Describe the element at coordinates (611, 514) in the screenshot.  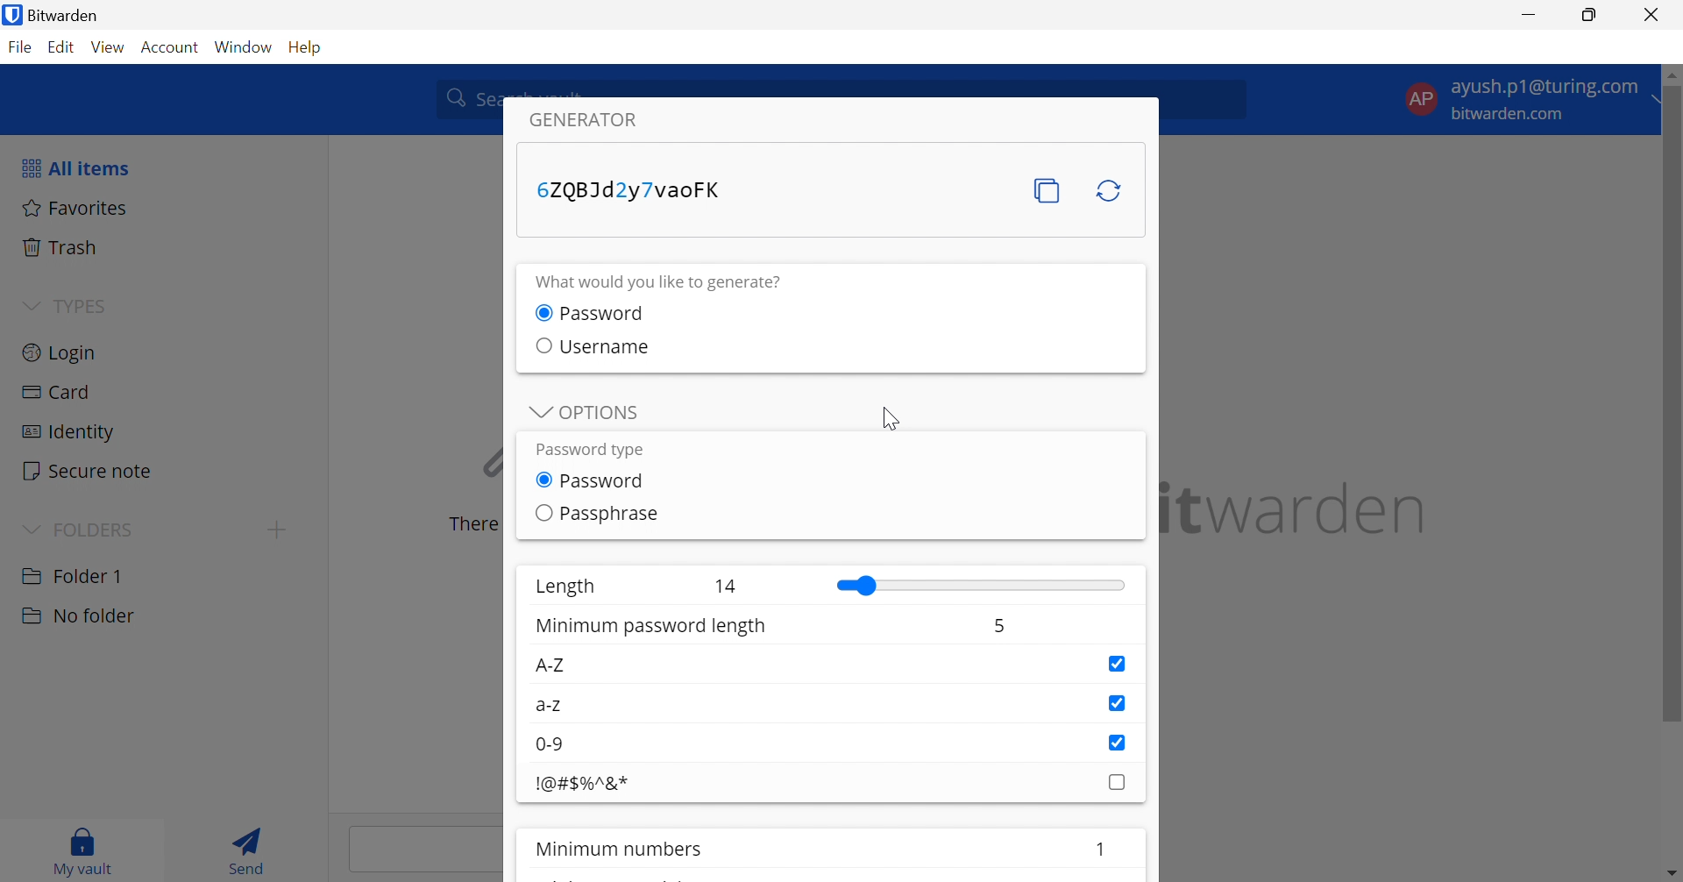
I see `Passphrase` at that location.